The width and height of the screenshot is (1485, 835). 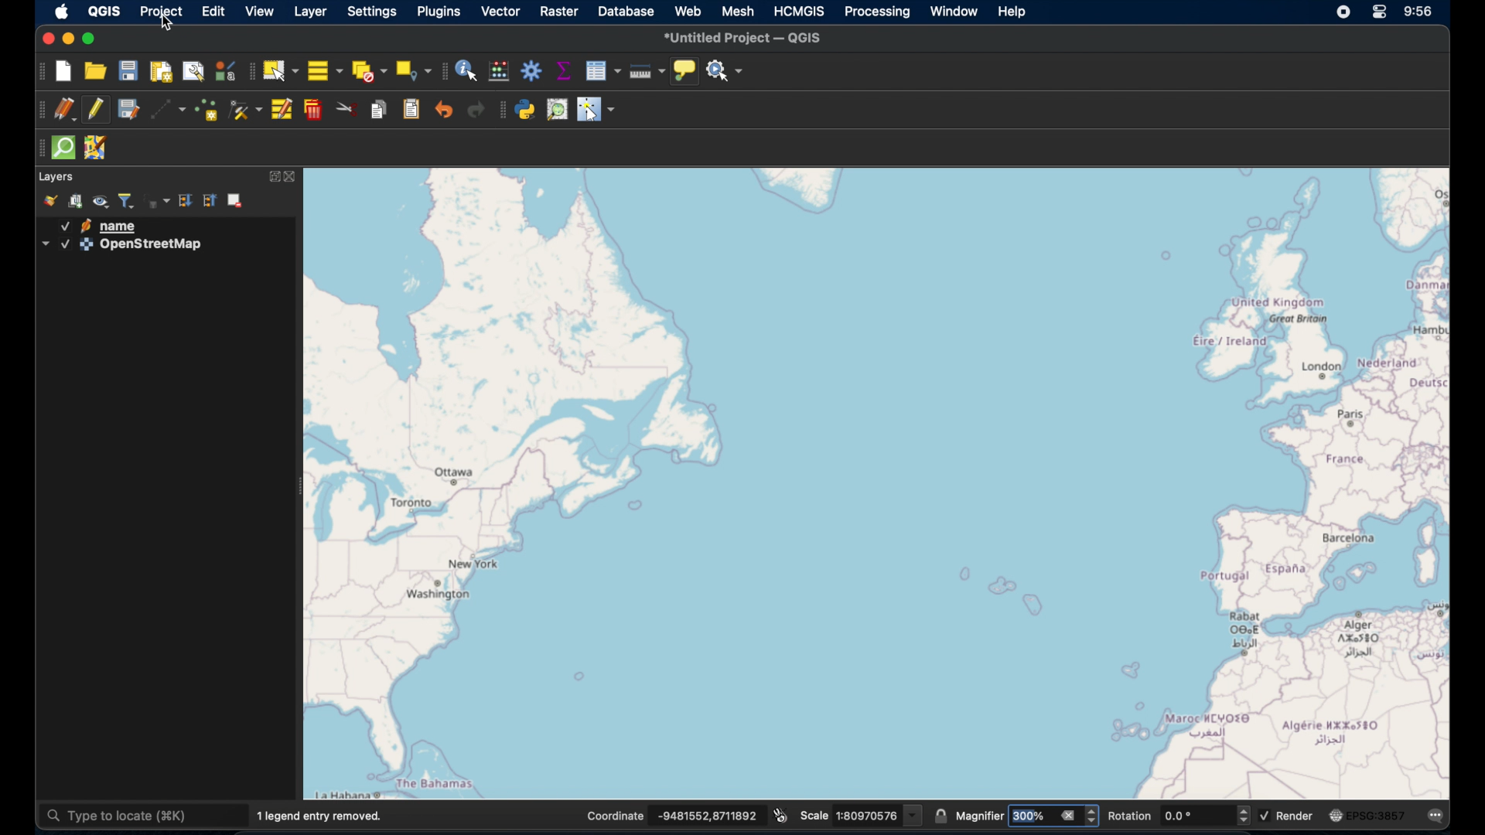 What do you see at coordinates (128, 111) in the screenshot?
I see `save edits` at bounding box center [128, 111].